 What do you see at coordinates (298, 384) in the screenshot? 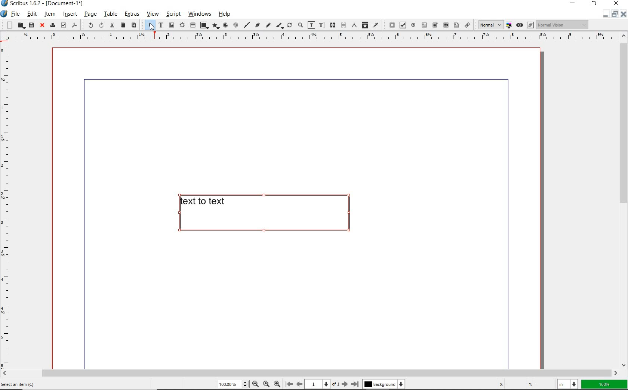
I see `Previous page` at bounding box center [298, 384].